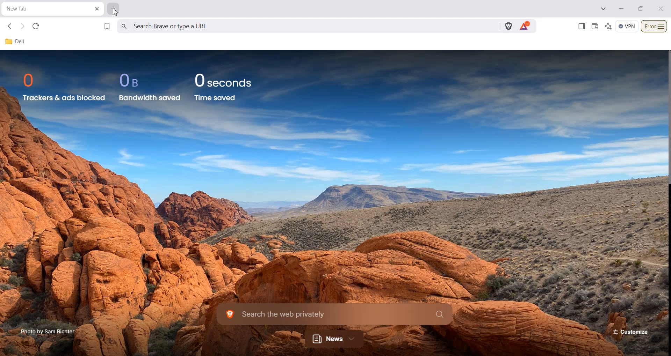 The height and width of the screenshot is (356, 671). Describe the element at coordinates (581, 26) in the screenshot. I see `Show sidebar` at that location.